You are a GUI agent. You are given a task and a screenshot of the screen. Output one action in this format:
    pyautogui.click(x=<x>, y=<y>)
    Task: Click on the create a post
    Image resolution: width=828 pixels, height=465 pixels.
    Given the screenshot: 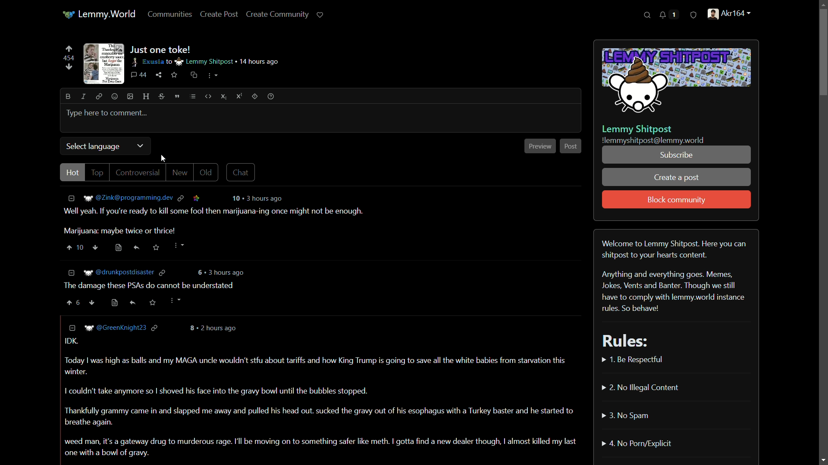 What is the action you would take?
    pyautogui.click(x=679, y=178)
    